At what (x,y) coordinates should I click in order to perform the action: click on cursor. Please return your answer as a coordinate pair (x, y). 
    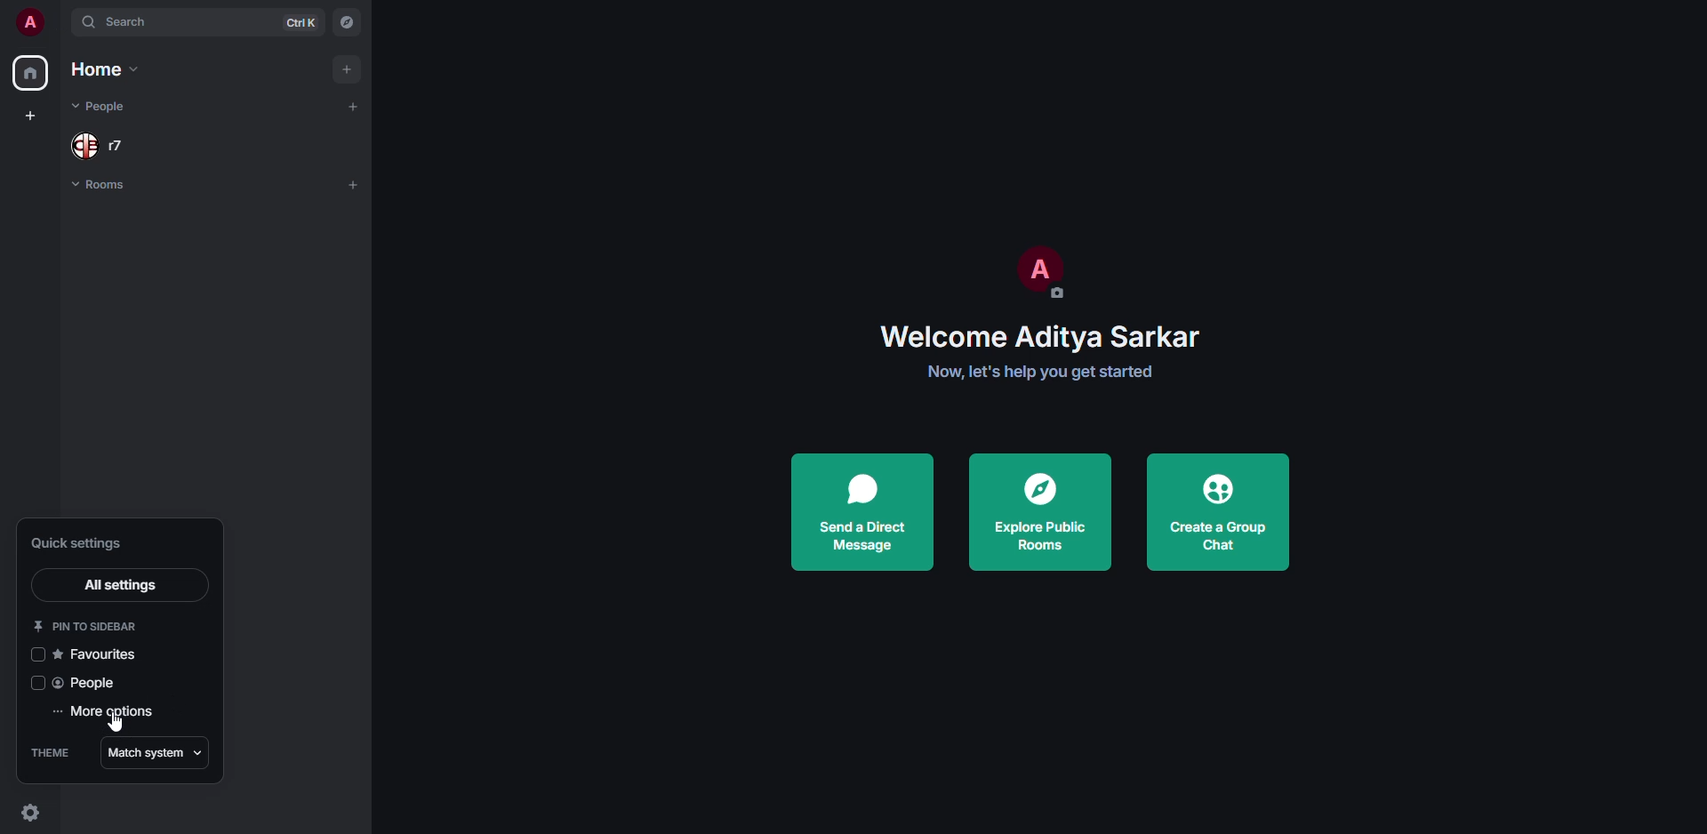
    Looking at the image, I should click on (116, 721).